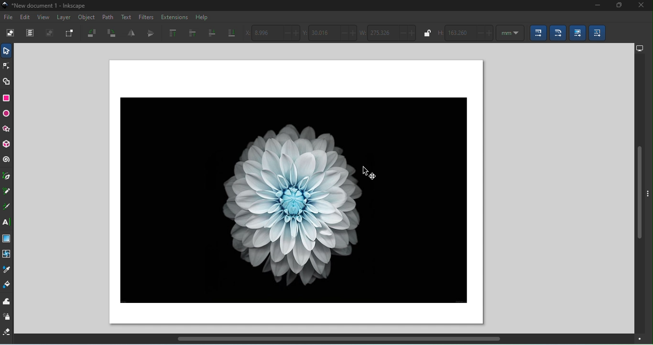 This screenshot has height=345, width=653. Describe the element at coordinates (127, 18) in the screenshot. I see `Text` at that location.